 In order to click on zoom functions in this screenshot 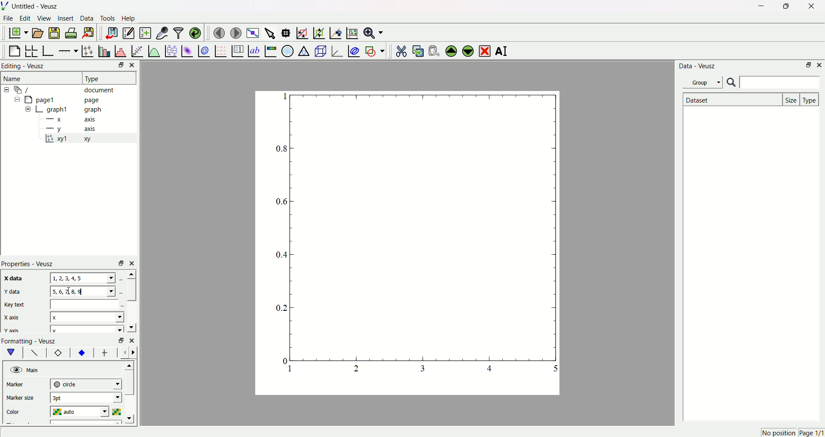, I will do `click(373, 33)`.